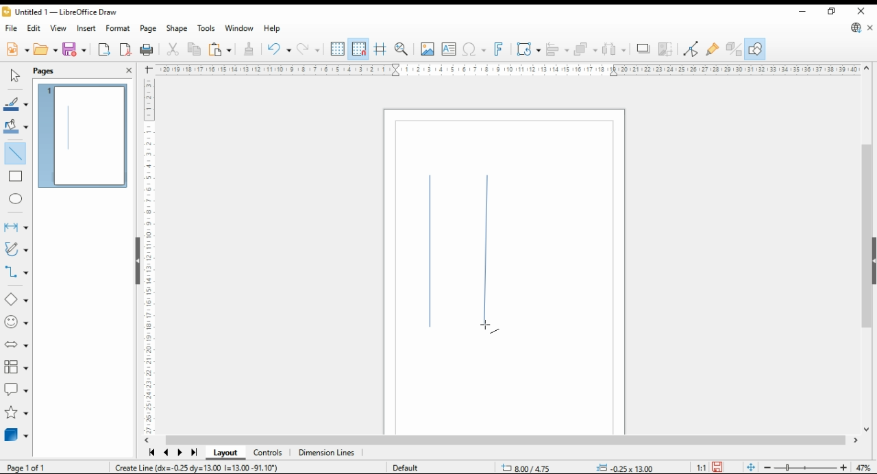 This screenshot has height=474, width=877. What do you see at coordinates (586, 49) in the screenshot?
I see `arrange` at bounding box center [586, 49].